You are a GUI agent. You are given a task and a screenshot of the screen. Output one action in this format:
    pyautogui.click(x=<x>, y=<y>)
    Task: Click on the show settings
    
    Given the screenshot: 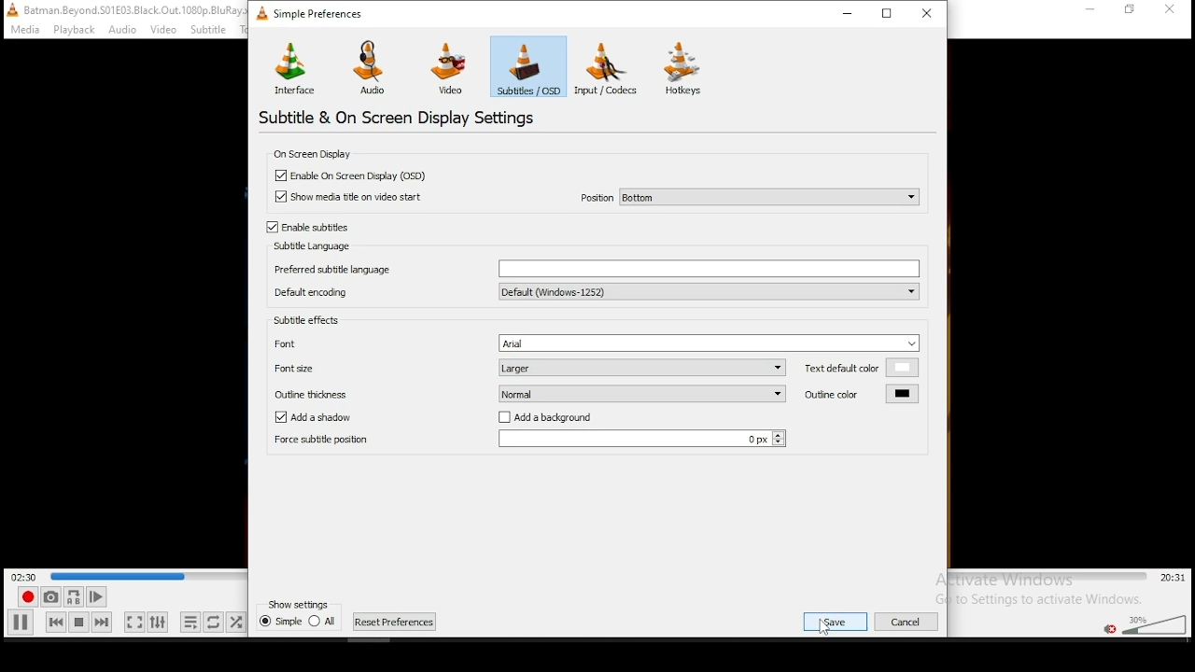 What is the action you would take?
    pyautogui.click(x=301, y=604)
    